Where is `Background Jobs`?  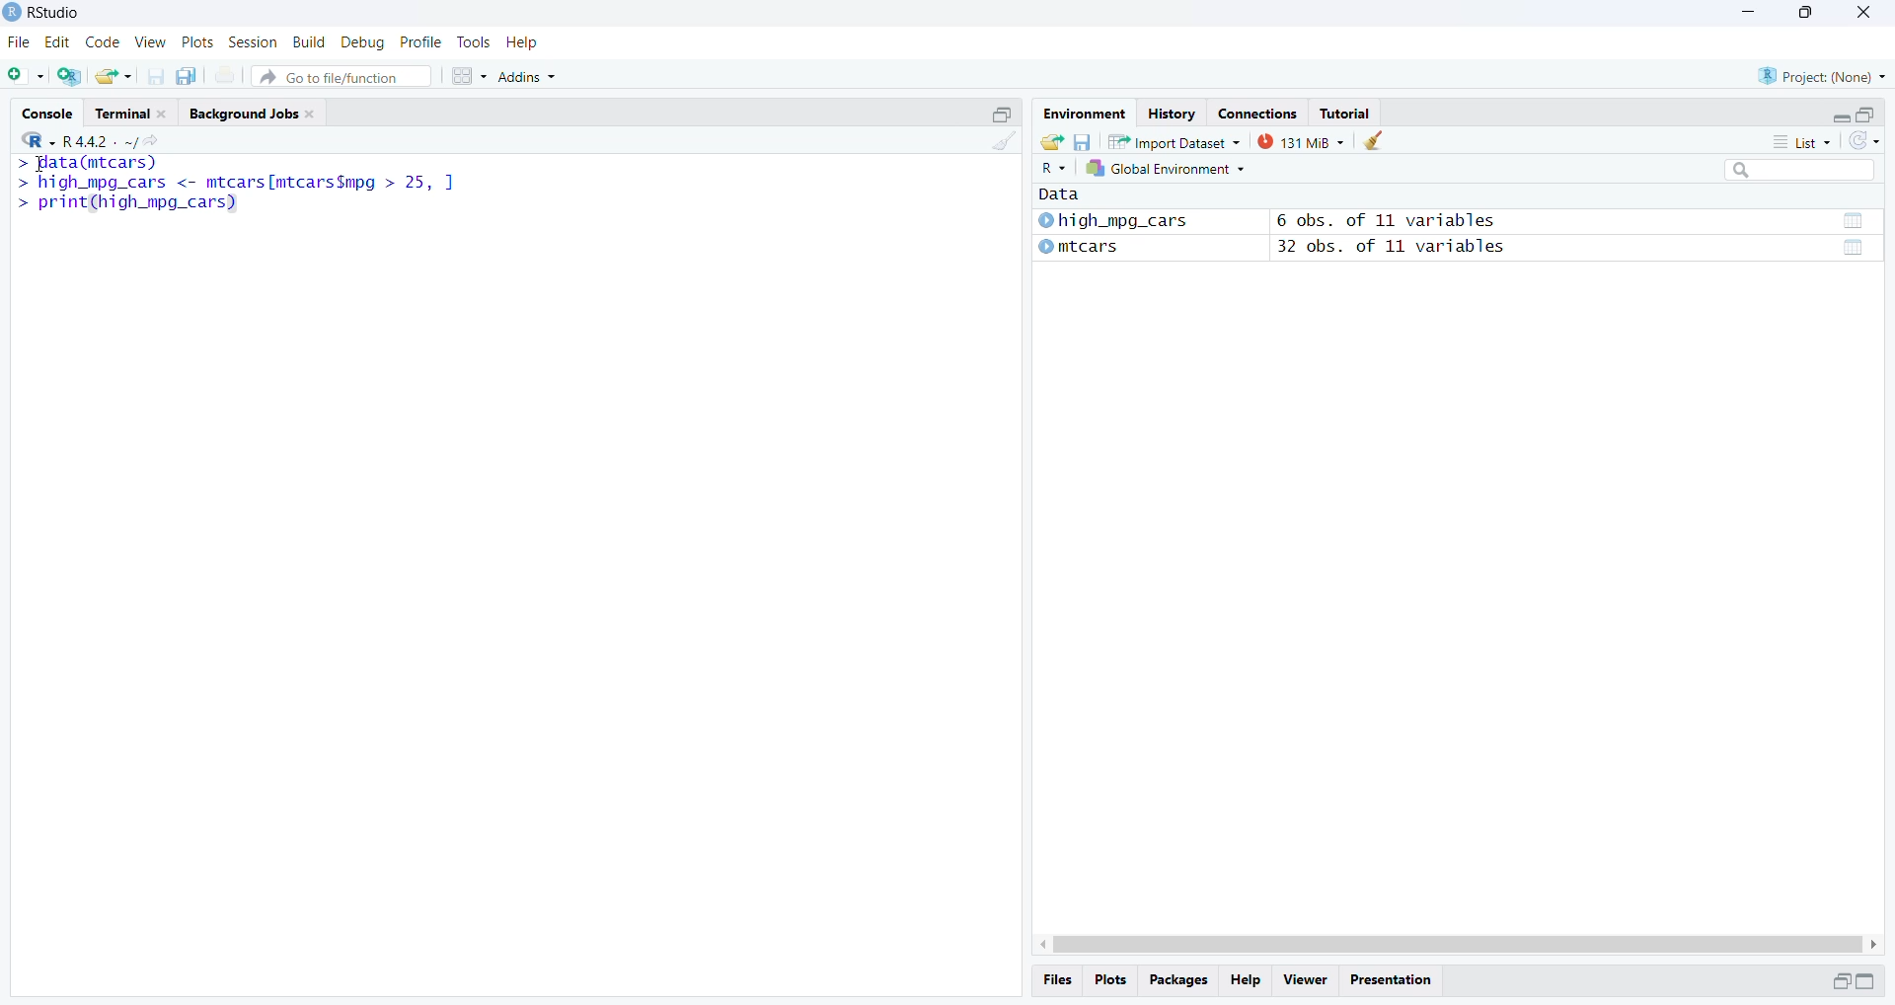
Background Jobs is located at coordinates (258, 113).